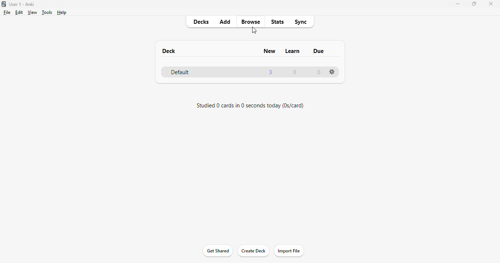 This screenshot has width=500, height=263. Describe the element at coordinates (458, 4) in the screenshot. I see `minimize` at that location.